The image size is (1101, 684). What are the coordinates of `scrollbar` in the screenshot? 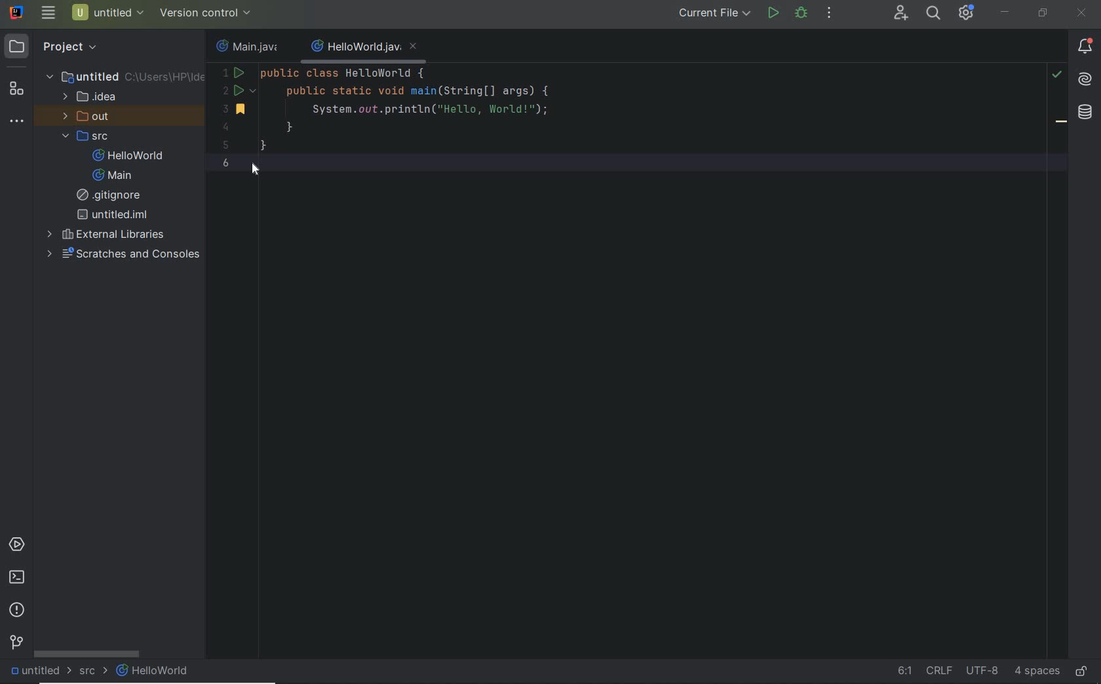 It's located at (88, 654).